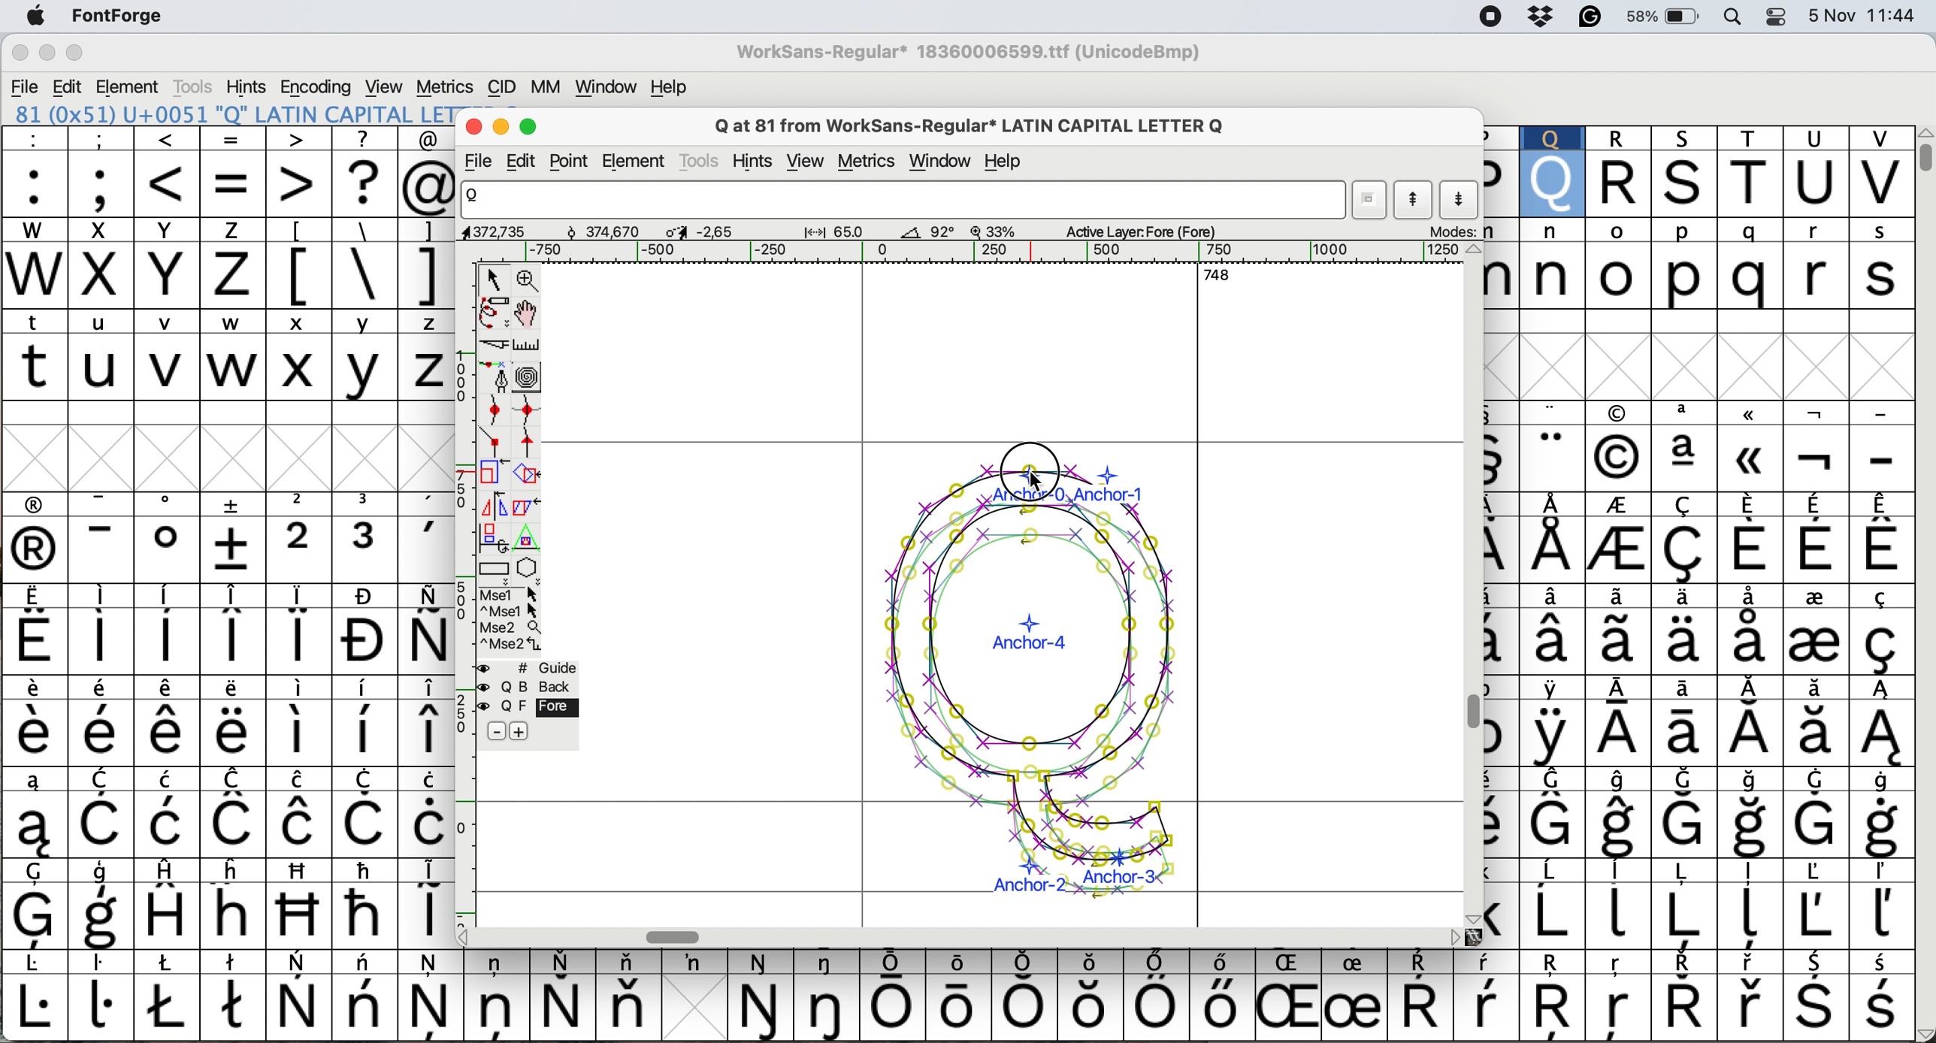 The width and height of the screenshot is (1936, 1043). I want to click on vertical scroll bar, so click(1919, 155).